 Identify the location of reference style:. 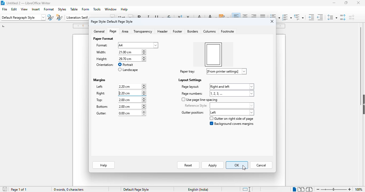
(195, 106).